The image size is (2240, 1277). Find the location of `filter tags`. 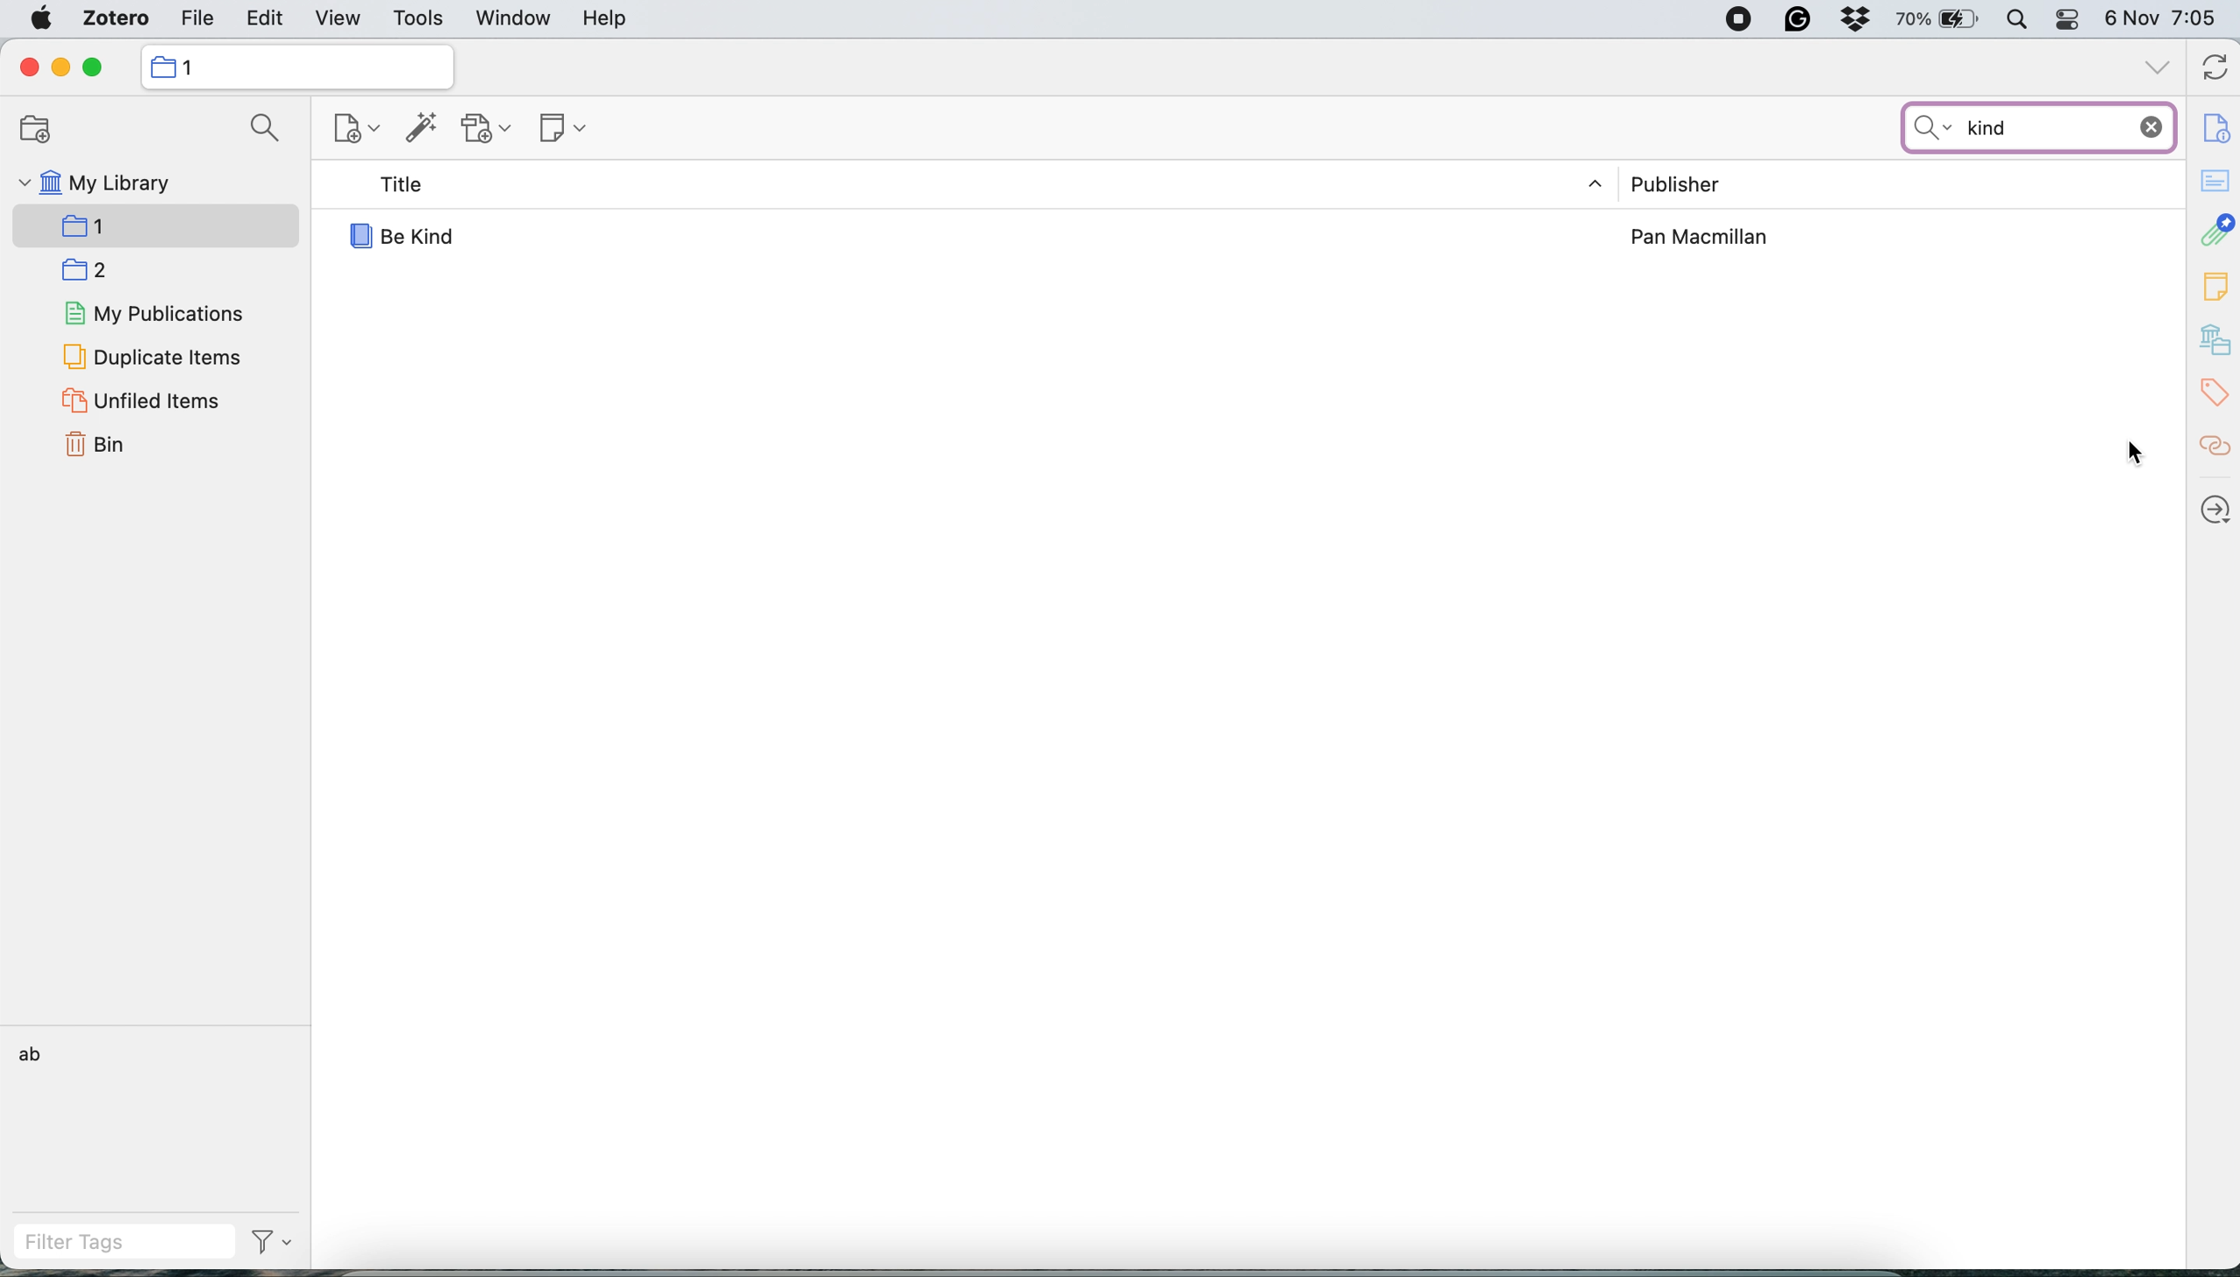

filter tags is located at coordinates (124, 1239).